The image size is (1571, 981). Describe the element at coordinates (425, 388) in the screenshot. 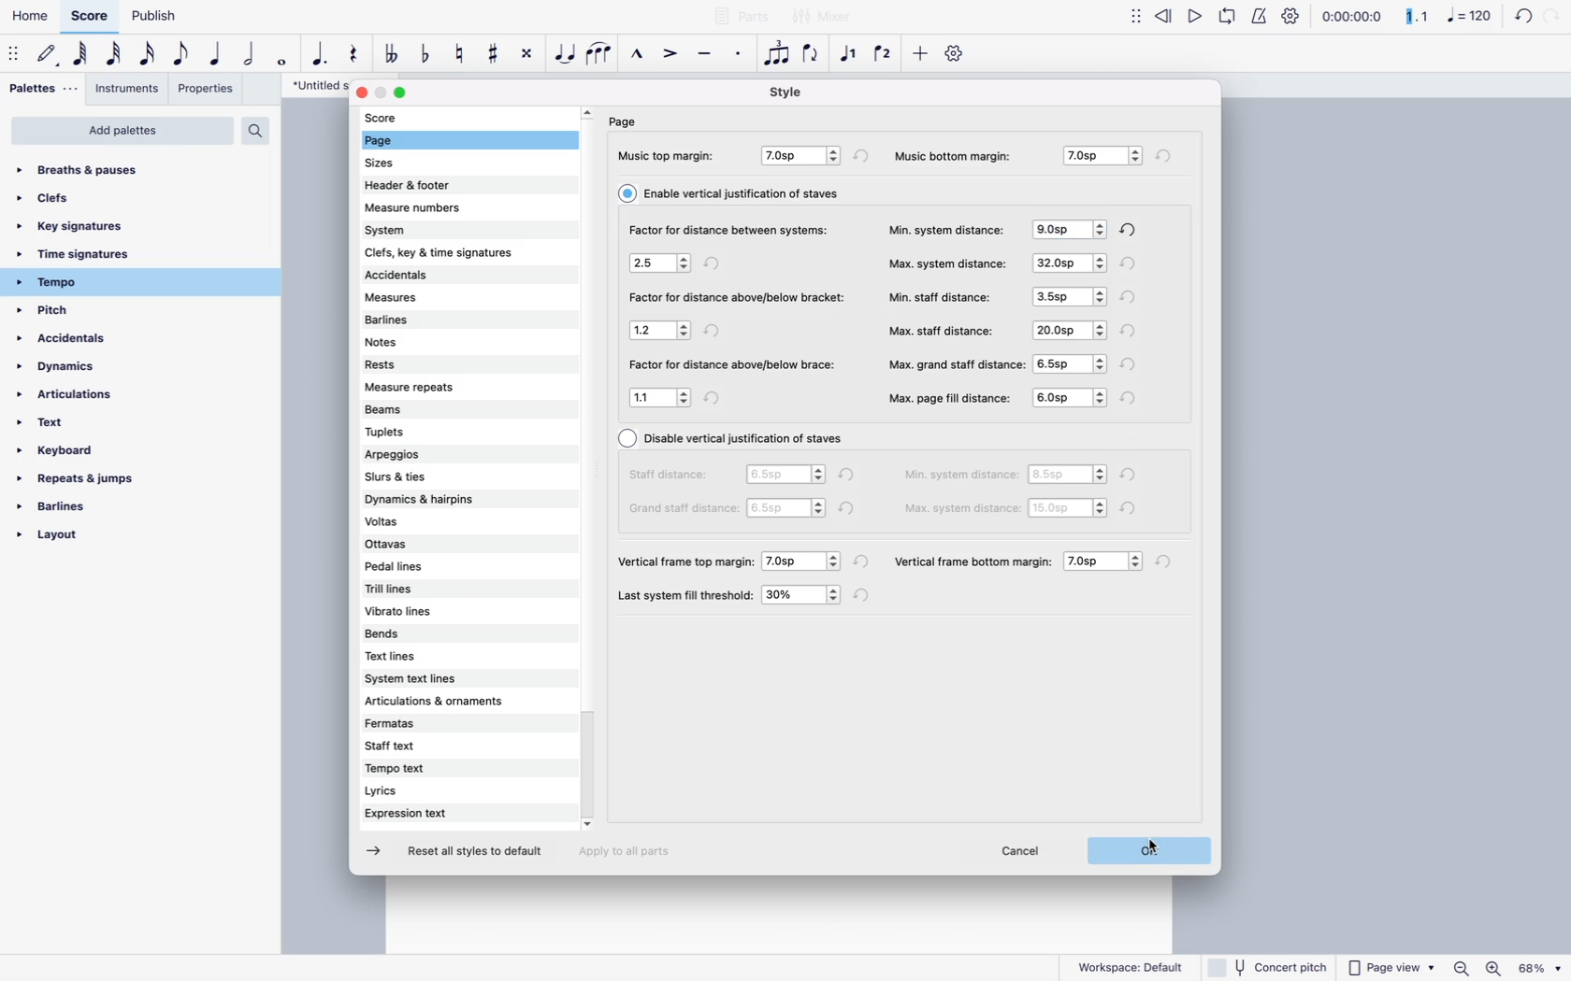

I see `measure repeats` at that location.